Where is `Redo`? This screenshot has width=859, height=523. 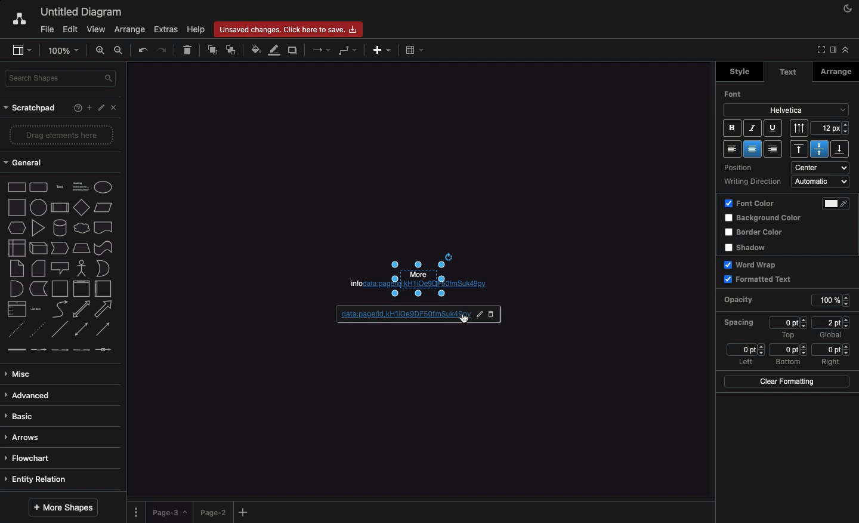 Redo is located at coordinates (162, 49).